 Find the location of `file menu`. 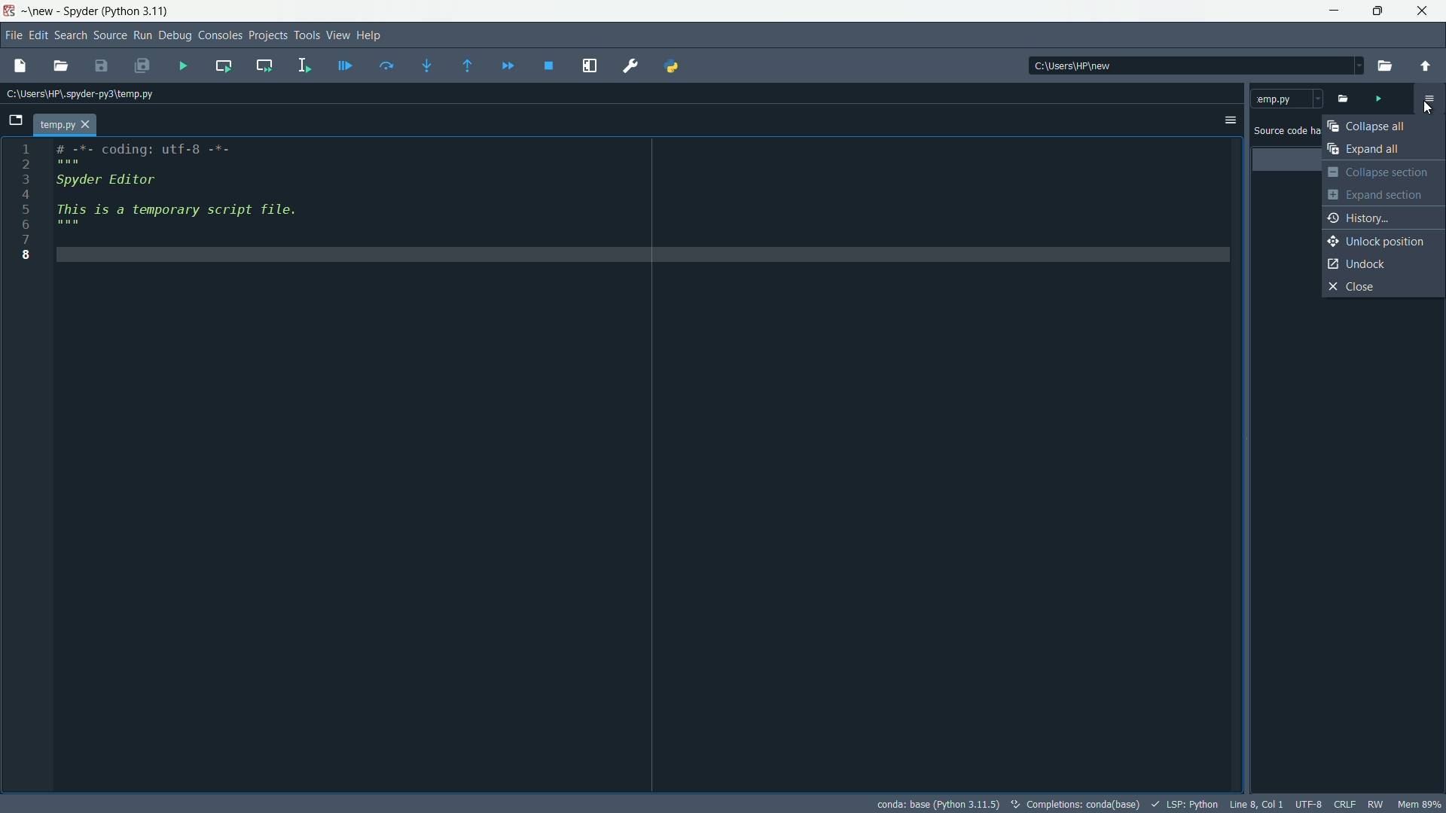

file menu is located at coordinates (11, 35).